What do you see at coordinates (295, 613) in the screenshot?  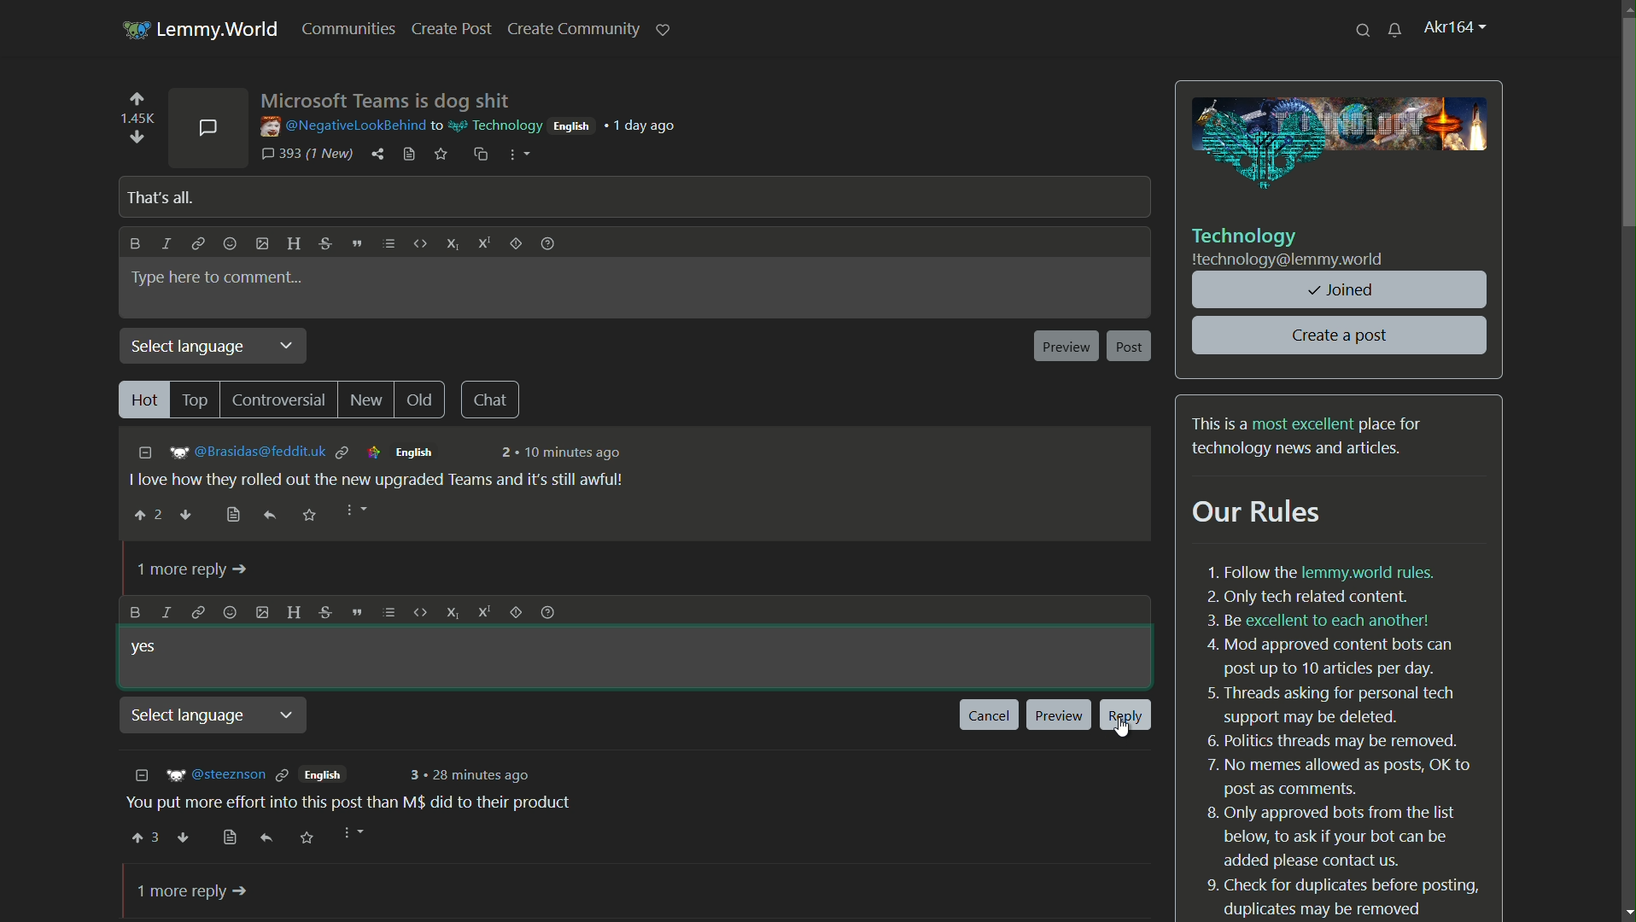 I see `header` at bounding box center [295, 613].